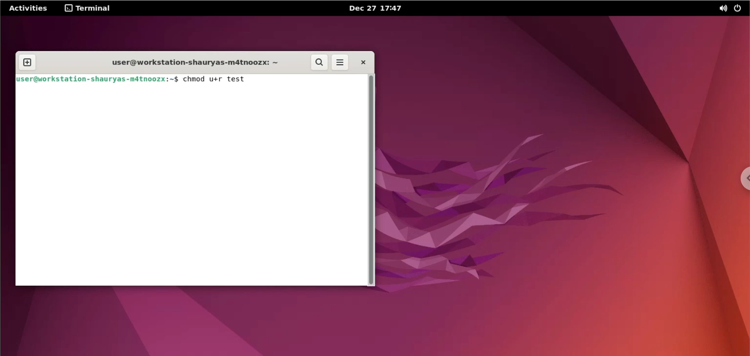 The height and width of the screenshot is (356, 750). Describe the element at coordinates (382, 8) in the screenshot. I see `Dec 27 17:47` at that location.